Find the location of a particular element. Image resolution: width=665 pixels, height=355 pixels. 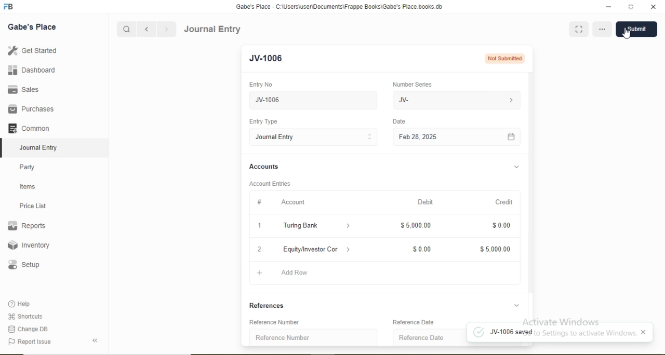

More Options is located at coordinates (604, 29).